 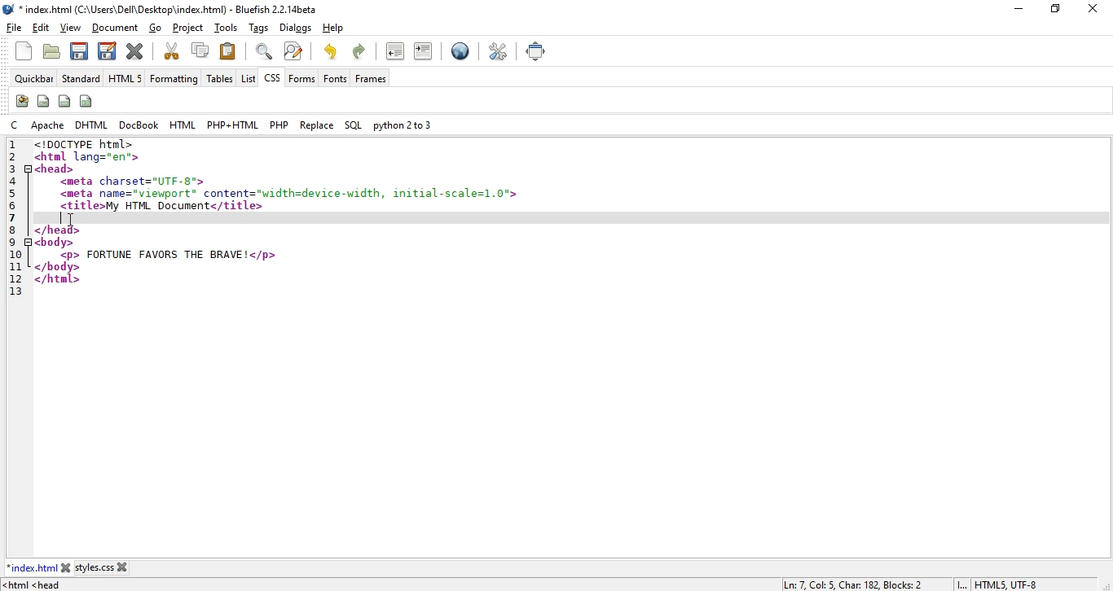 I want to click on <meta name="viewport" content="width=device-width. i1nitial-scale=1.0">, so click(x=290, y=192).